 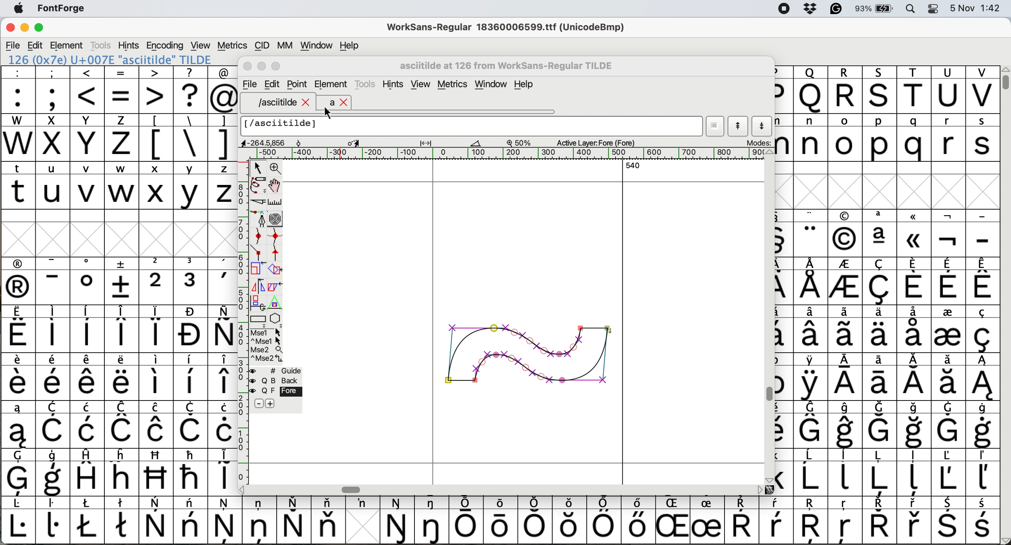 I want to click on symbol, so click(x=55, y=425).